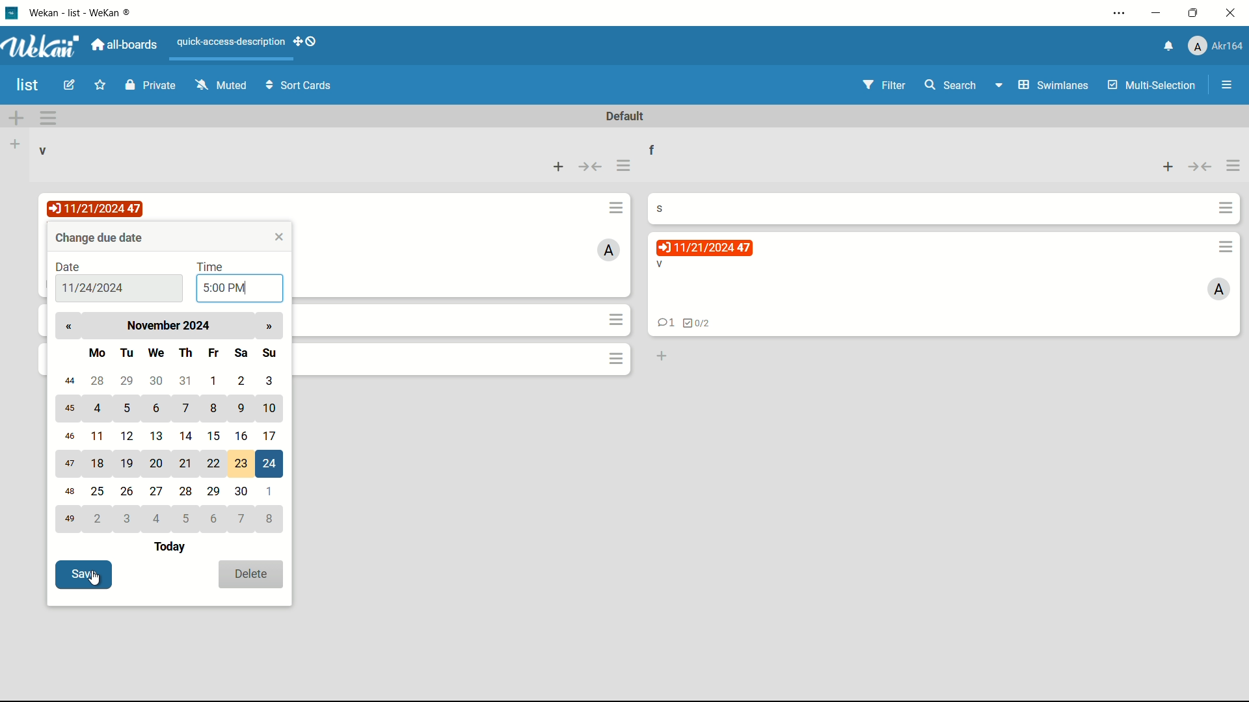 The image size is (1249, 702). What do you see at coordinates (126, 44) in the screenshot?
I see `all boards` at bounding box center [126, 44].